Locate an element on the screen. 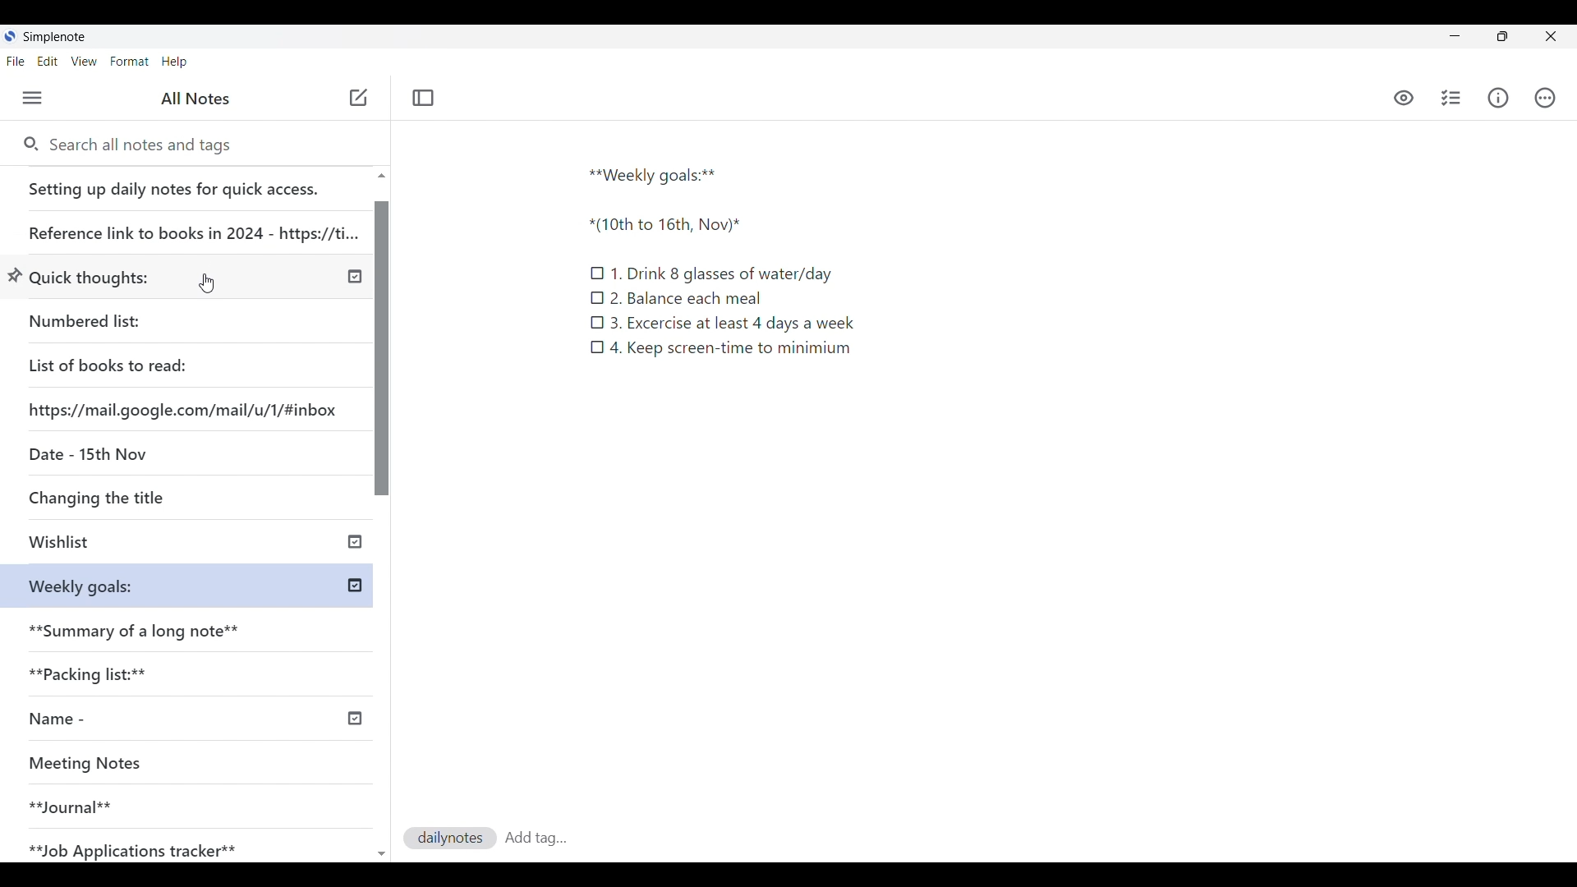 This screenshot has width=1577, height=887. Search notes and tags is located at coordinates (147, 145).